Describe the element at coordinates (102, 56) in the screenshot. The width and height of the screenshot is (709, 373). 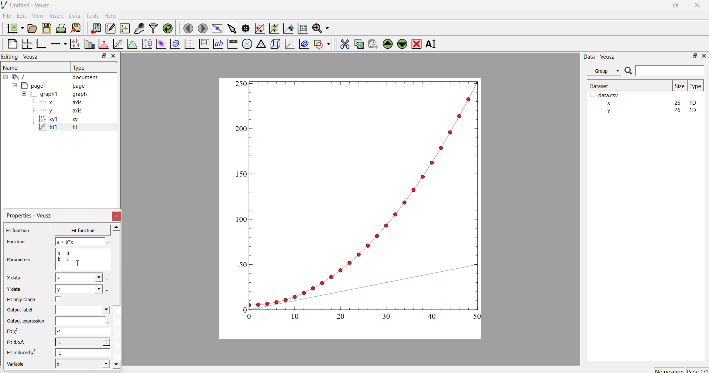
I see `Restore down` at that location.